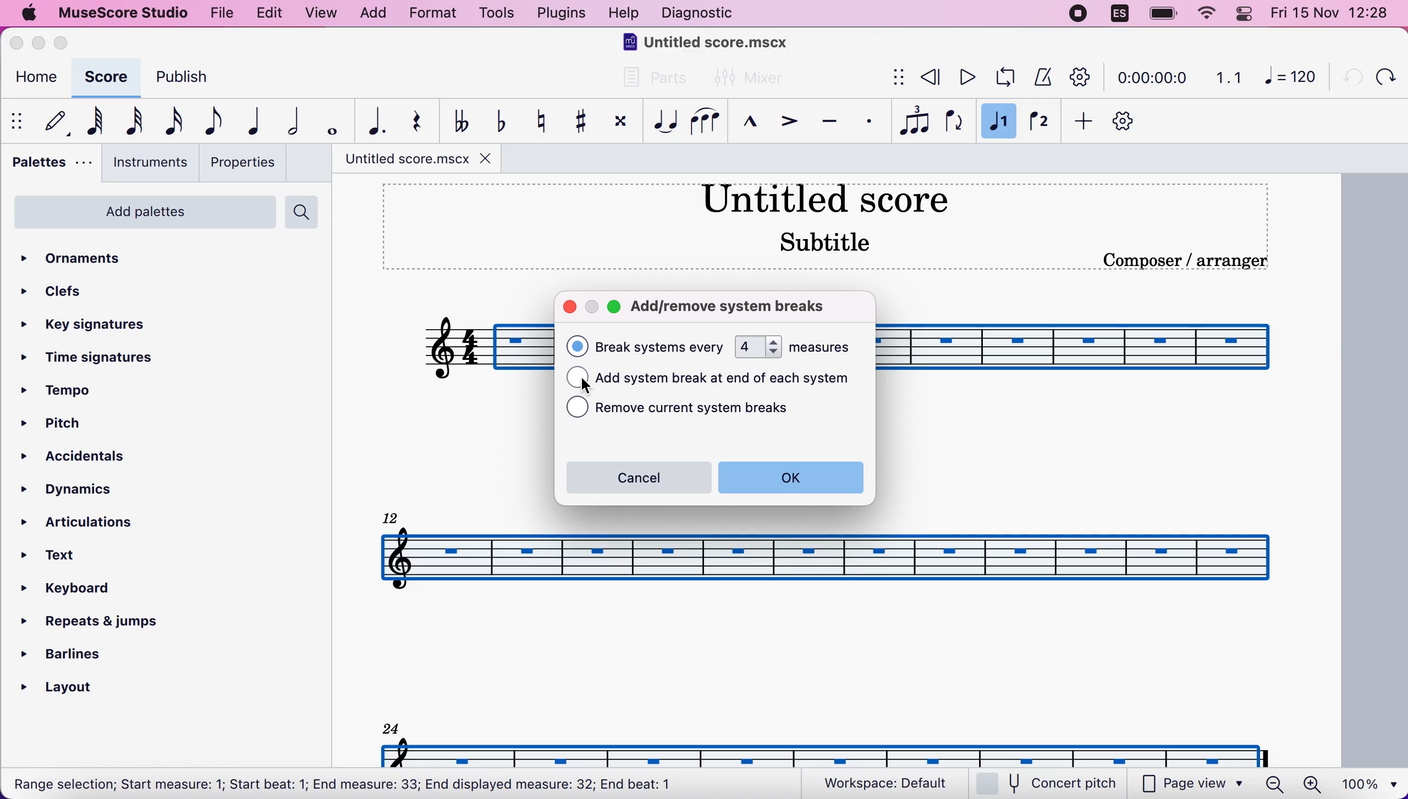  Describe the element at coordinates (1229, 77) in the screenshot. I see `1.1` at that location.